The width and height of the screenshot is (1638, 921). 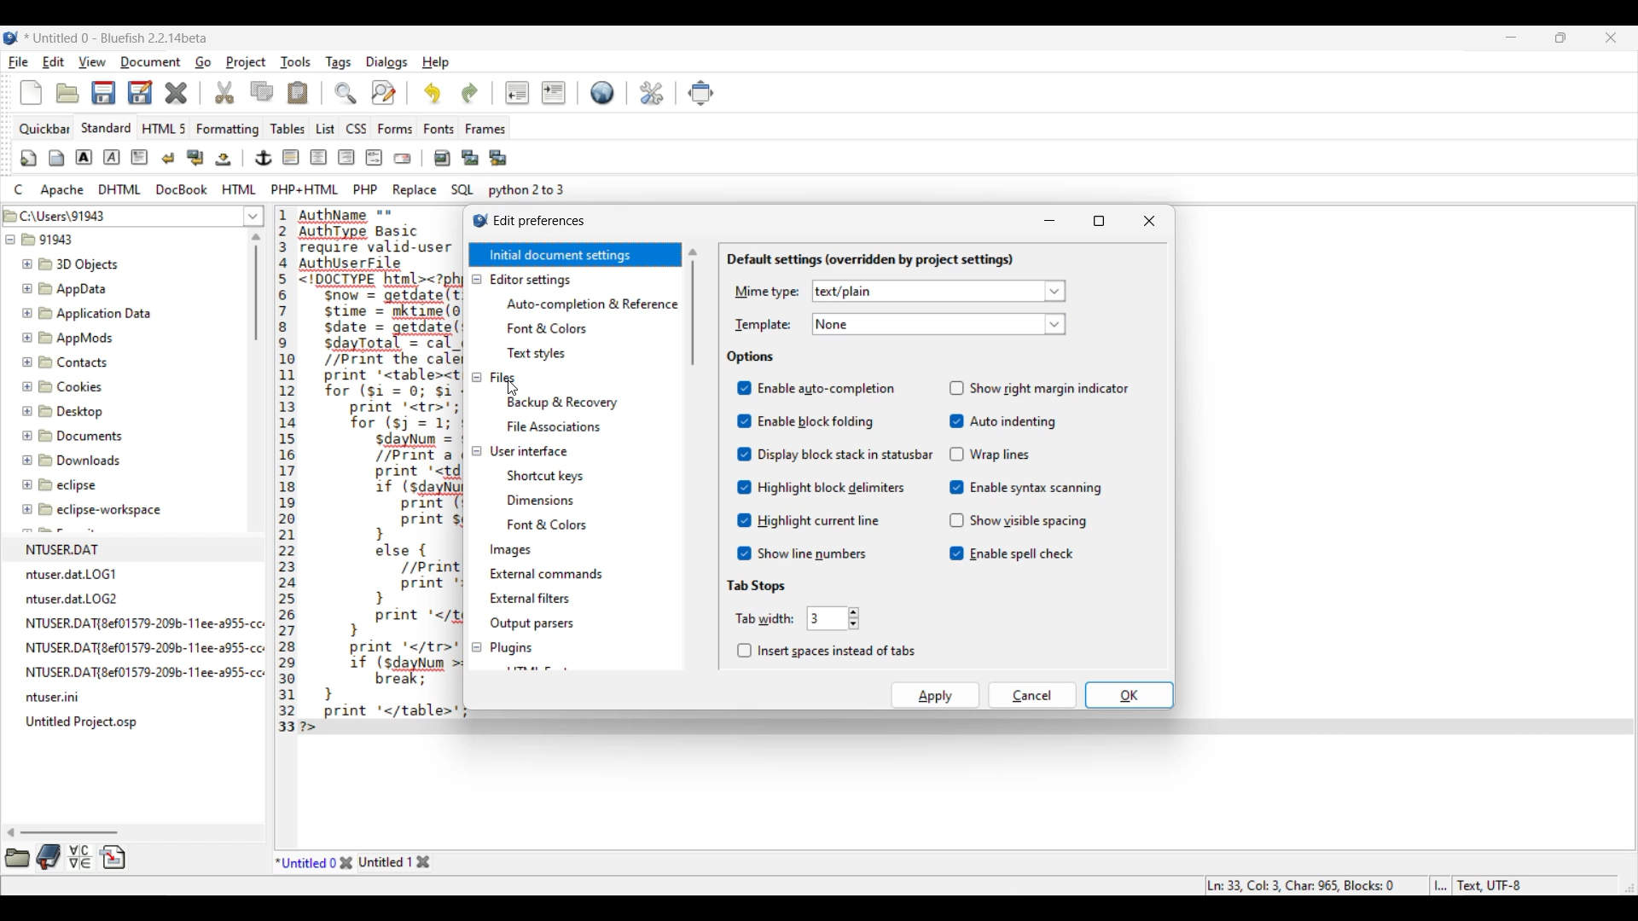 What do you see at coordinates (262, 91) in the screenshot?
I see `Copy` at bounding box center [262, 91].